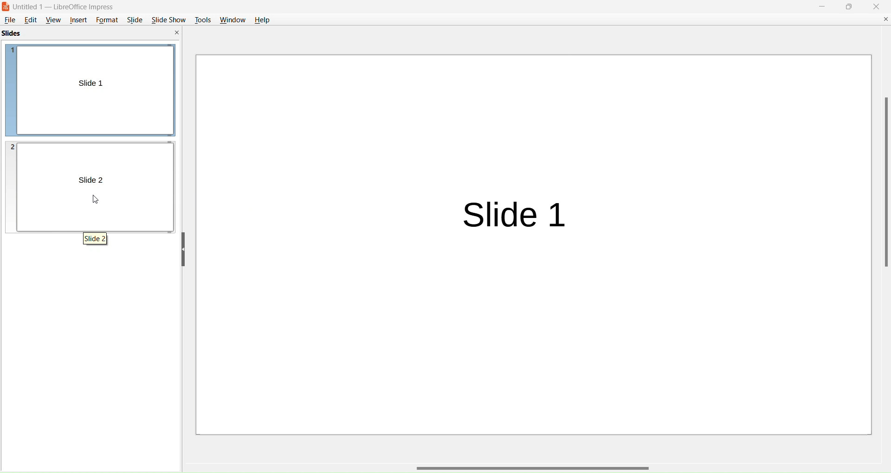 The width and height of the screenshot is (891, 473). Describe the element at coordinates (520, 212) in the screenshot. I see `Slide 1` at that location.